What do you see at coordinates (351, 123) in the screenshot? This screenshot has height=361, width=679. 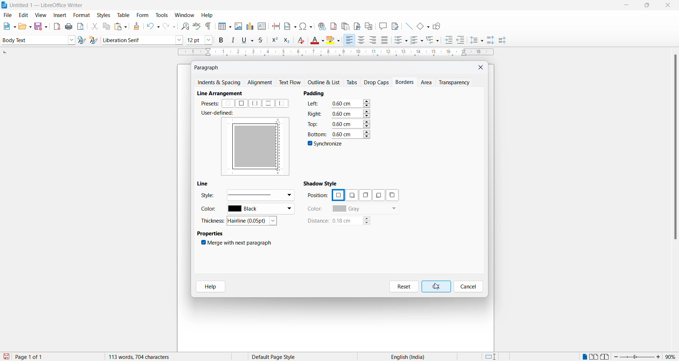 I see `value` at bounding box center [351, 123].